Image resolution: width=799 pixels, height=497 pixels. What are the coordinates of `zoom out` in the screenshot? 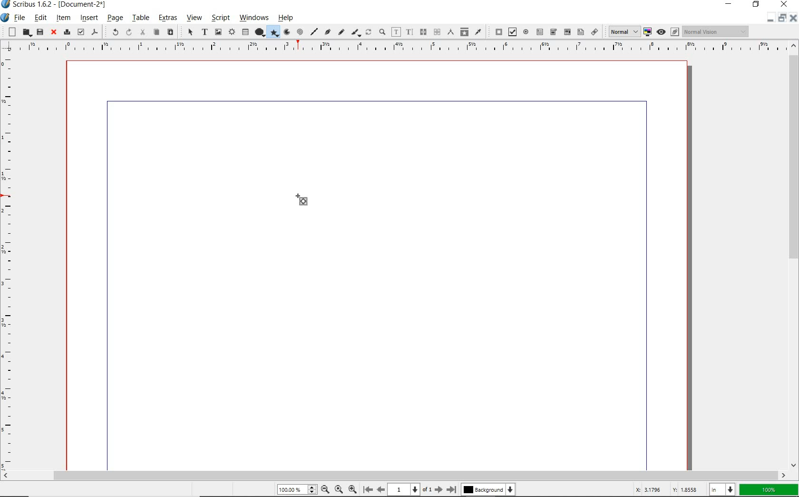 It's located at (325, 489).